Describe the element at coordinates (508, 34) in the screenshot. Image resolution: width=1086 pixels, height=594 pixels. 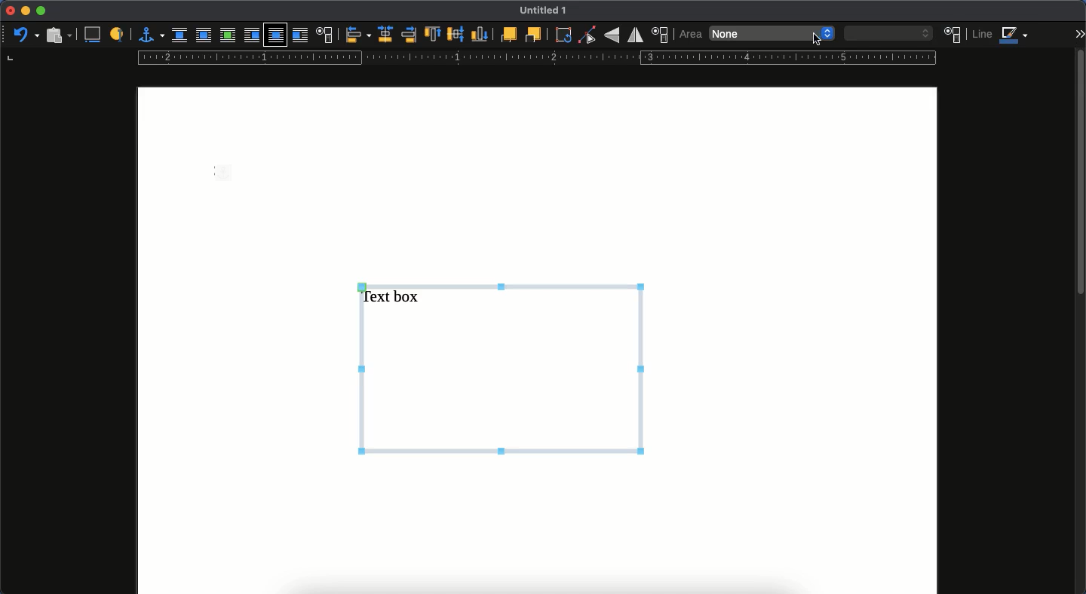
I see `front one` at that location.